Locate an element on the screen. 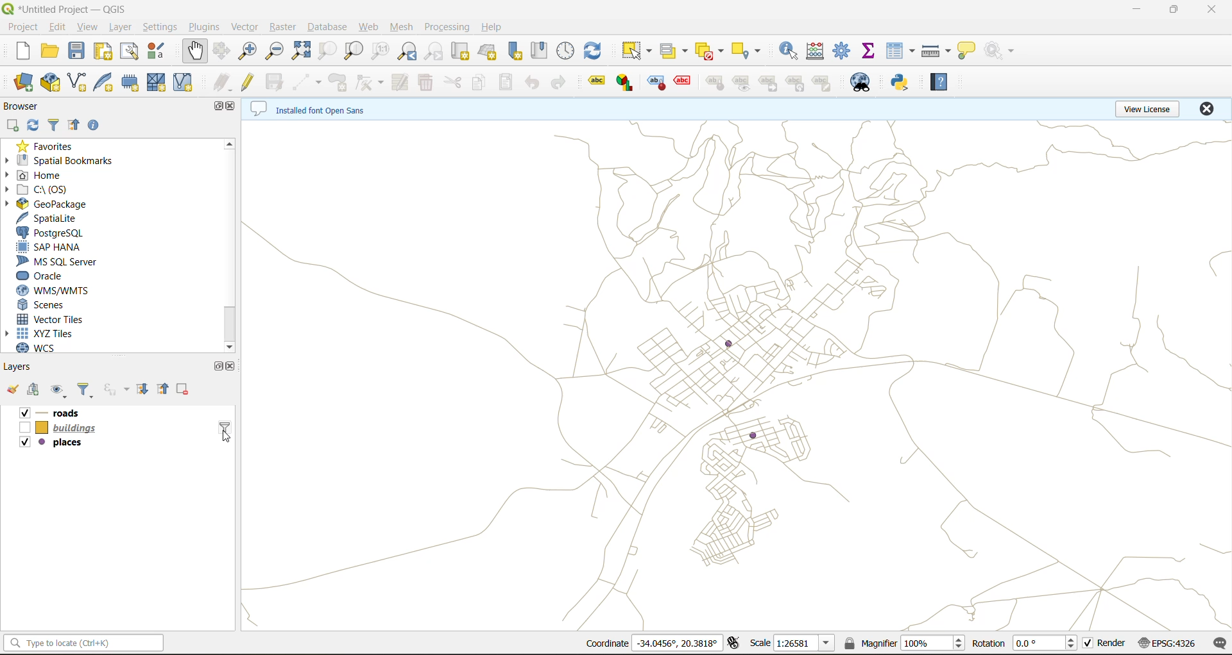 This screenshot has height=655, width=1232. vertex tools is located at coordinates (372, 83).